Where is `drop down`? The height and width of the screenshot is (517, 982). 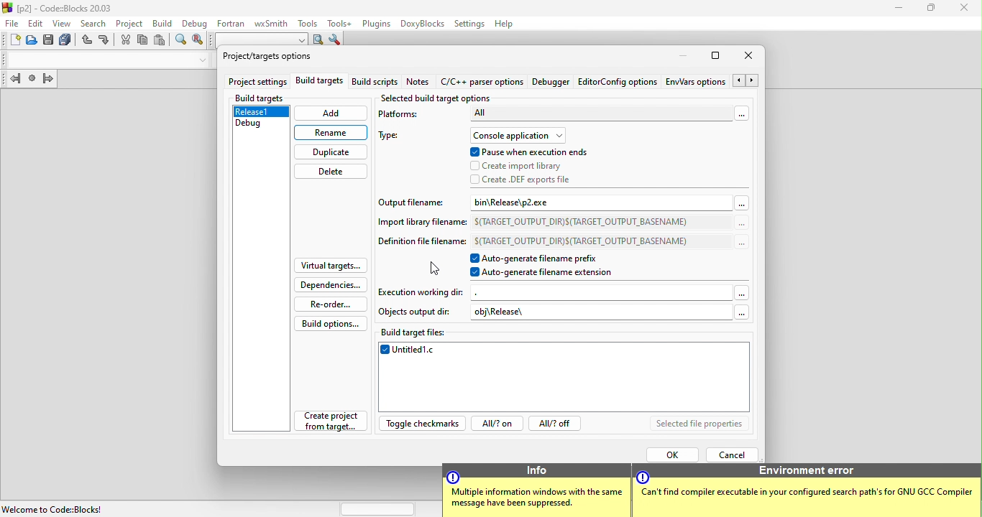
drop down is located at coordinates (200, 60).